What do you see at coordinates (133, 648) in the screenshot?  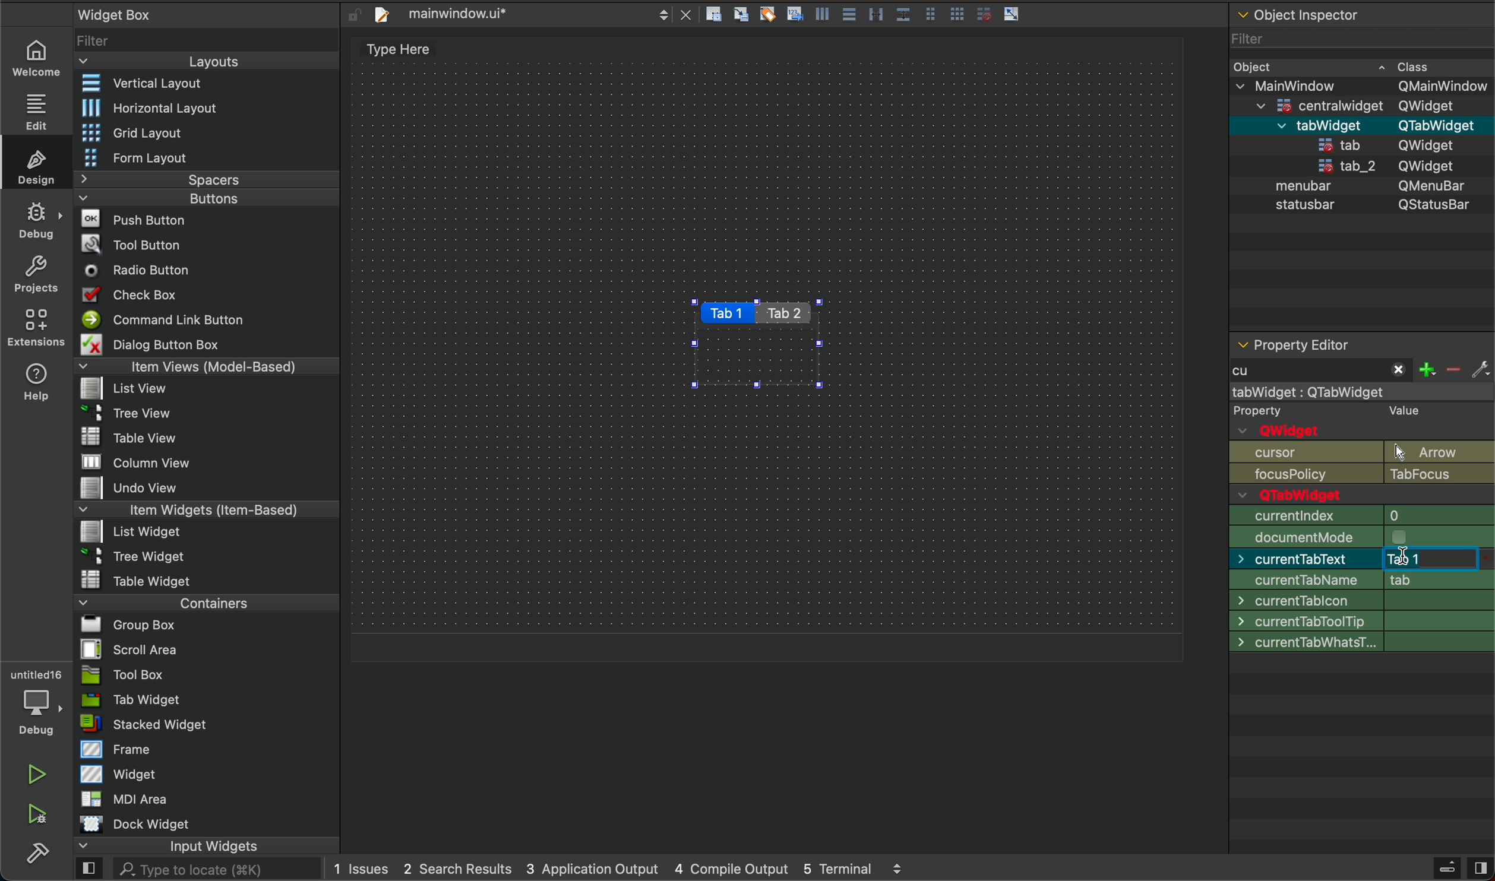 I see `Scroll Area` at bounding box center [133, 648].